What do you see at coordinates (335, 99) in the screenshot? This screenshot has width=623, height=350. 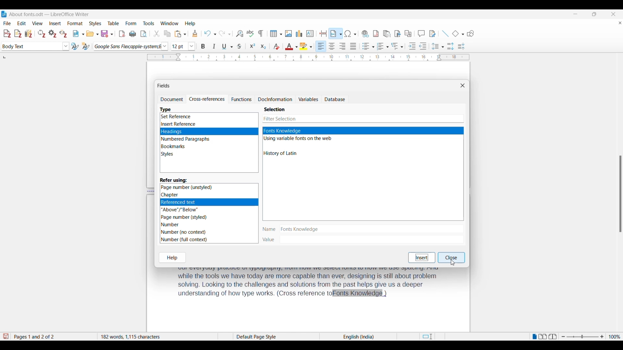 I see `Database` at bounding box center [335, 99].